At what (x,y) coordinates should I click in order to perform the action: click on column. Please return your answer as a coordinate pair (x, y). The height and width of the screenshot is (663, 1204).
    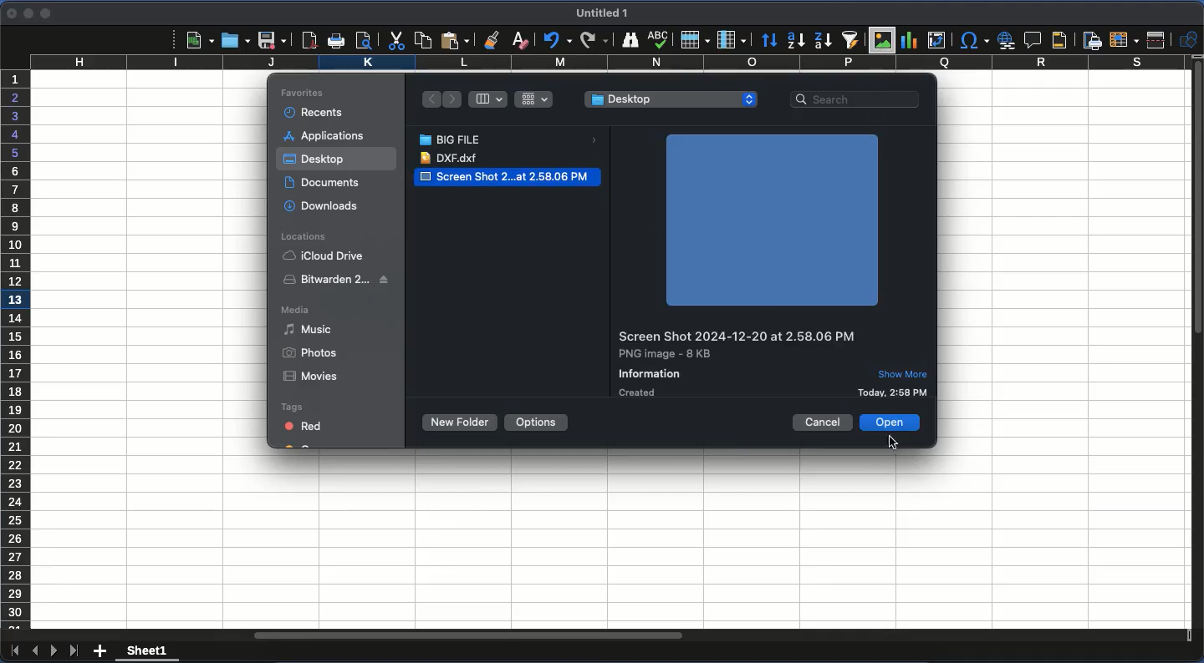
    Looking at the image, I should click on (732, 40).